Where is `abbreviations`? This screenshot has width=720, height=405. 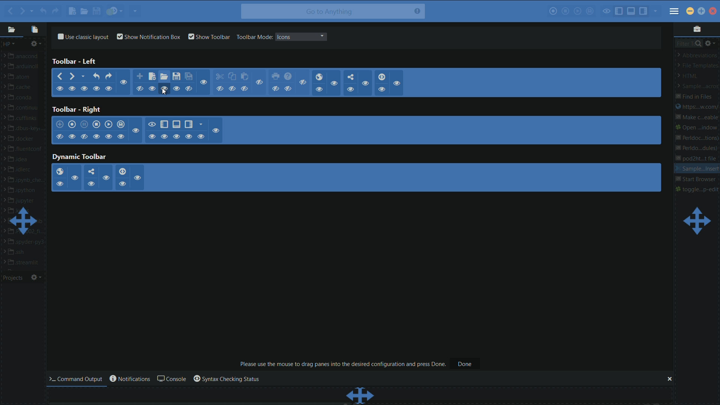 abbreviations is located at coordinates (698, 55).